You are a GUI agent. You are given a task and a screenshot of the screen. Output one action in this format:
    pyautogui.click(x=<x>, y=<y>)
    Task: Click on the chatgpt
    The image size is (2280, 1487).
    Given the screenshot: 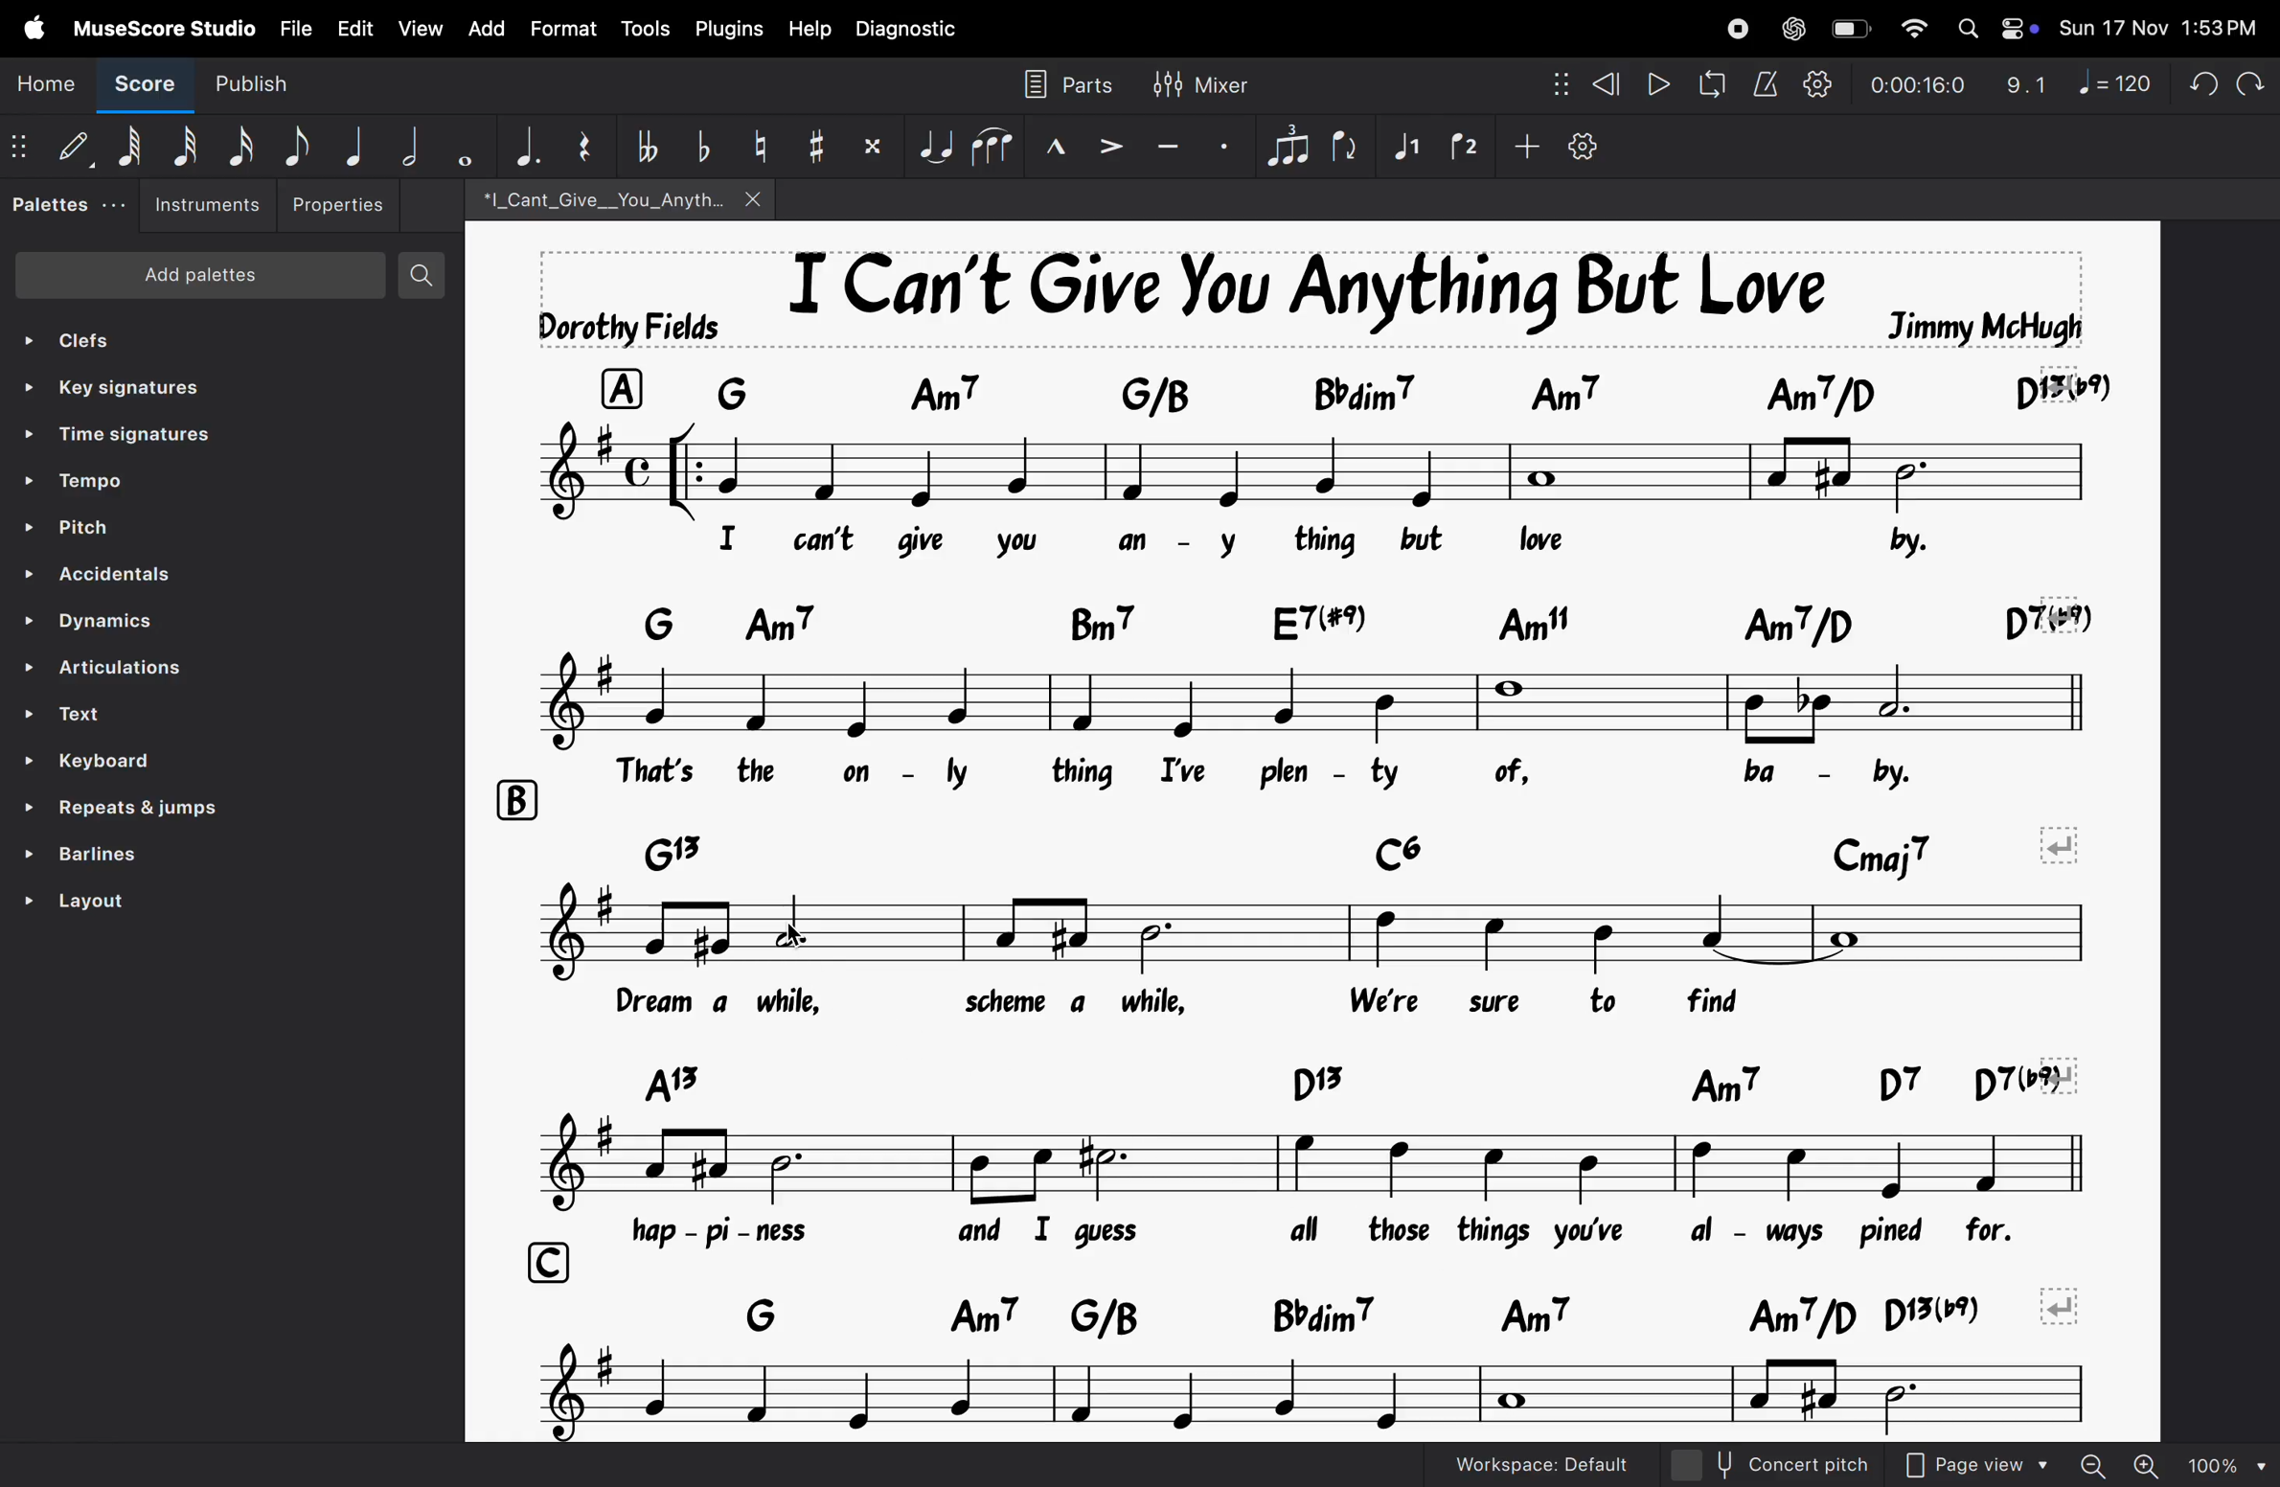 What is the action you would take?
    pyautogui.click(x=1794, y=29)
    